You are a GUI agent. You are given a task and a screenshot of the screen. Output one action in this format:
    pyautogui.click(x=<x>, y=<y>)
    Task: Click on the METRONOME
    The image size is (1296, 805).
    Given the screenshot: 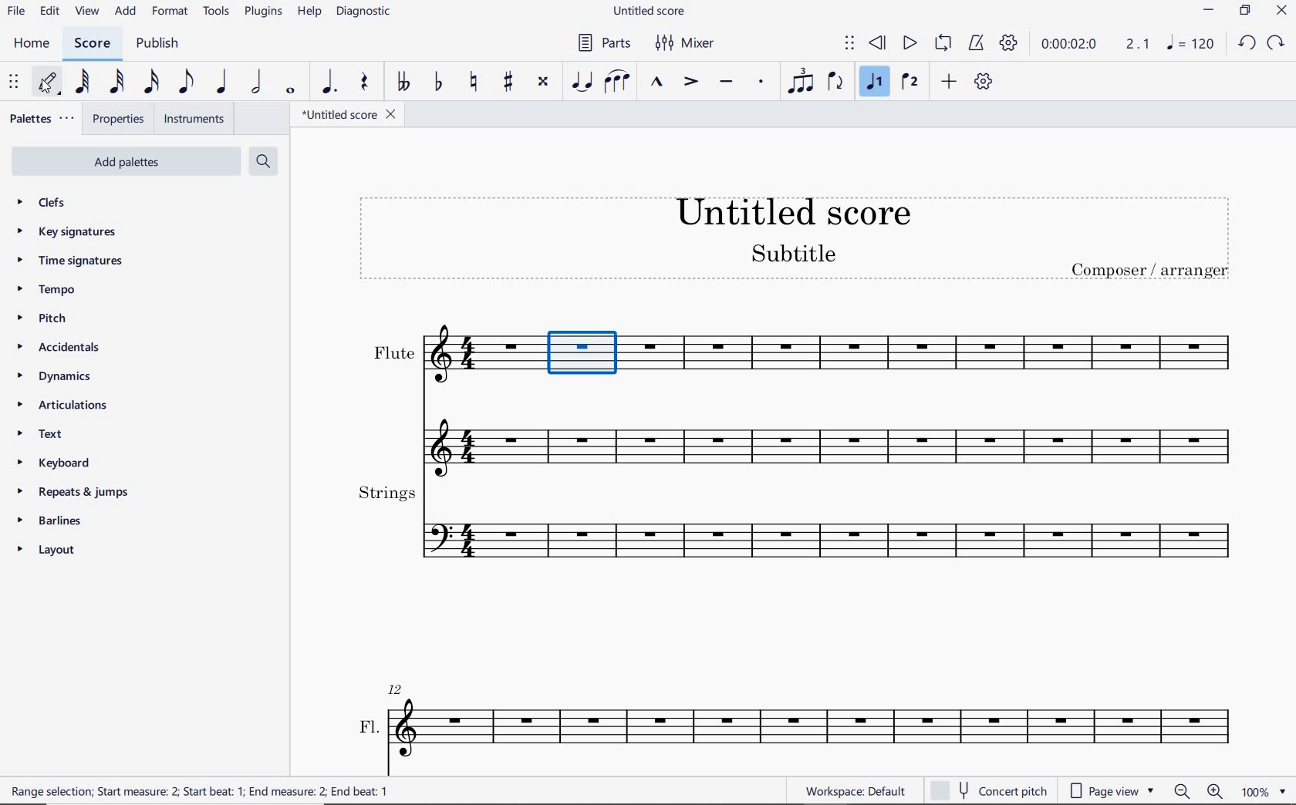 What is the action you would take?
    pyautogui.click(x=979, y=45)
    